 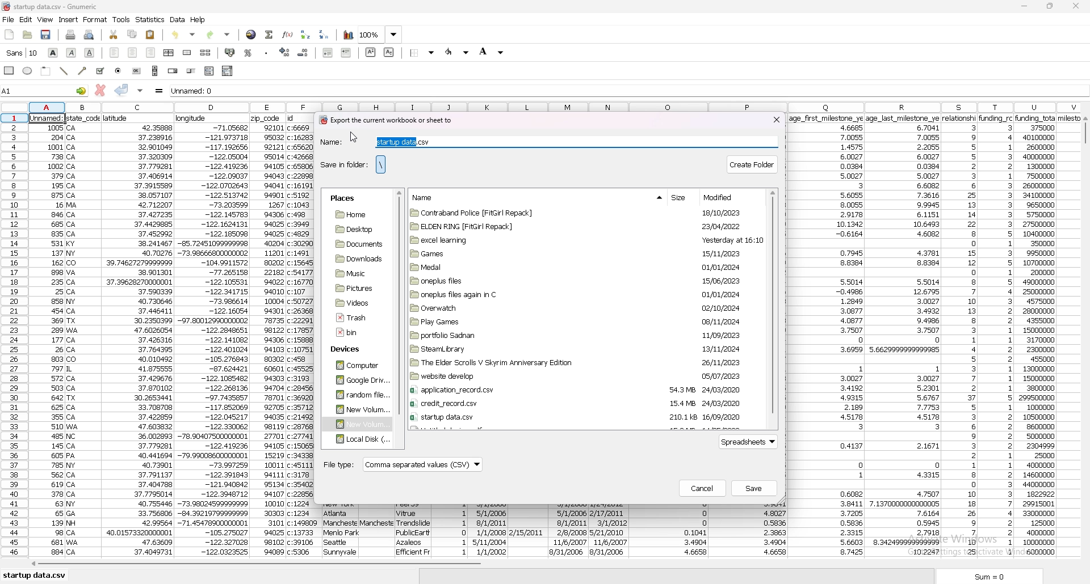 I want to click on selected cell, so click(x=49, y=117).